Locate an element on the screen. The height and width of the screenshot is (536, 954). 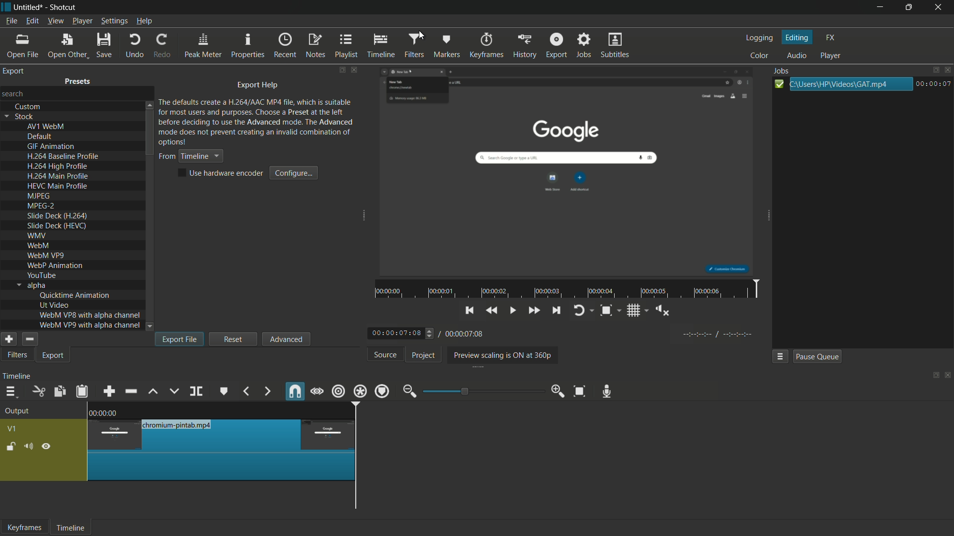
snap is located at coordinates (294, 391).